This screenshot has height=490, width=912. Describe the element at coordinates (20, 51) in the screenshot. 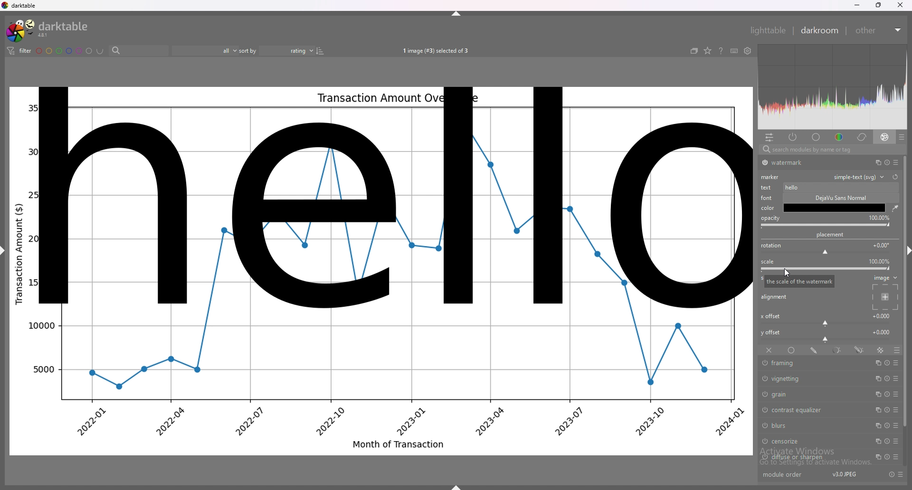

I see `filter` at that location.